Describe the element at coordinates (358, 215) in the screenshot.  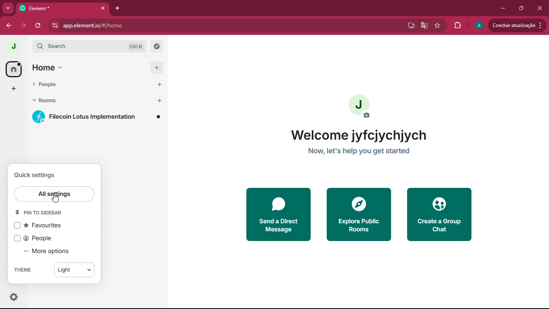
I see `explore public rooms` at that location.